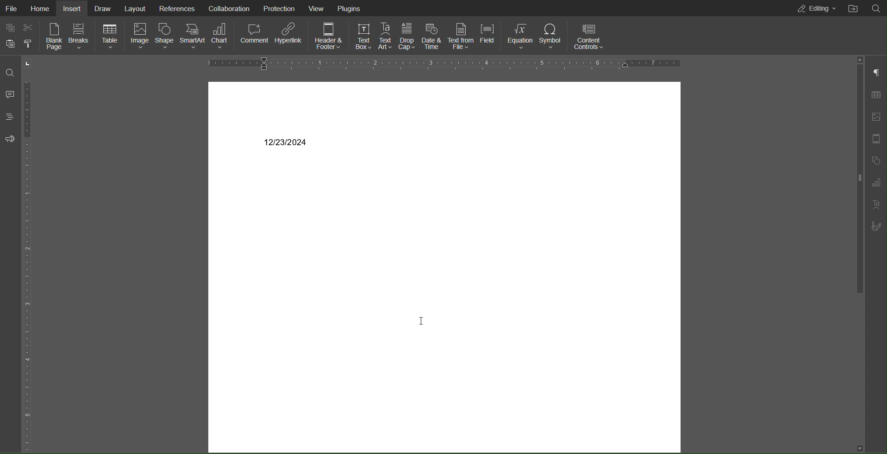  What do you see at coordinates (362, 35) in the screenshot?
I see `Text Box` at bounding box center [362, 35].